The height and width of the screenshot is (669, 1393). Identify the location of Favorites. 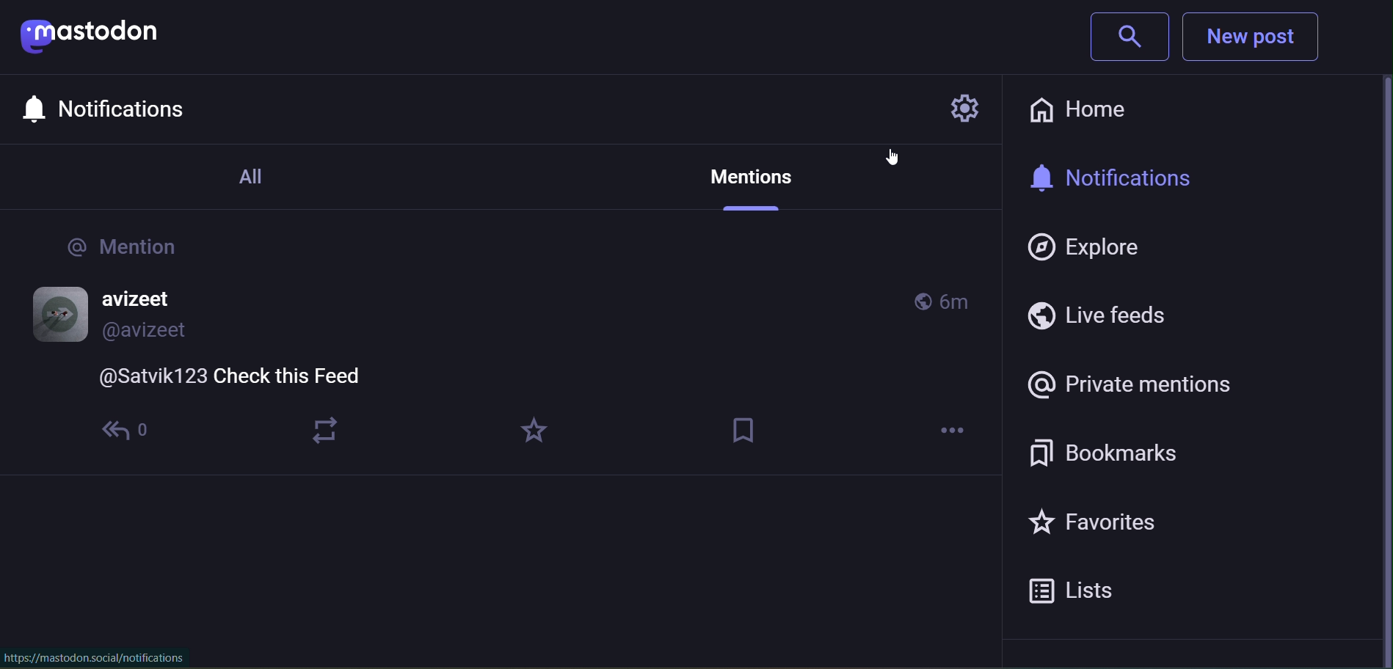
(1108, 524).